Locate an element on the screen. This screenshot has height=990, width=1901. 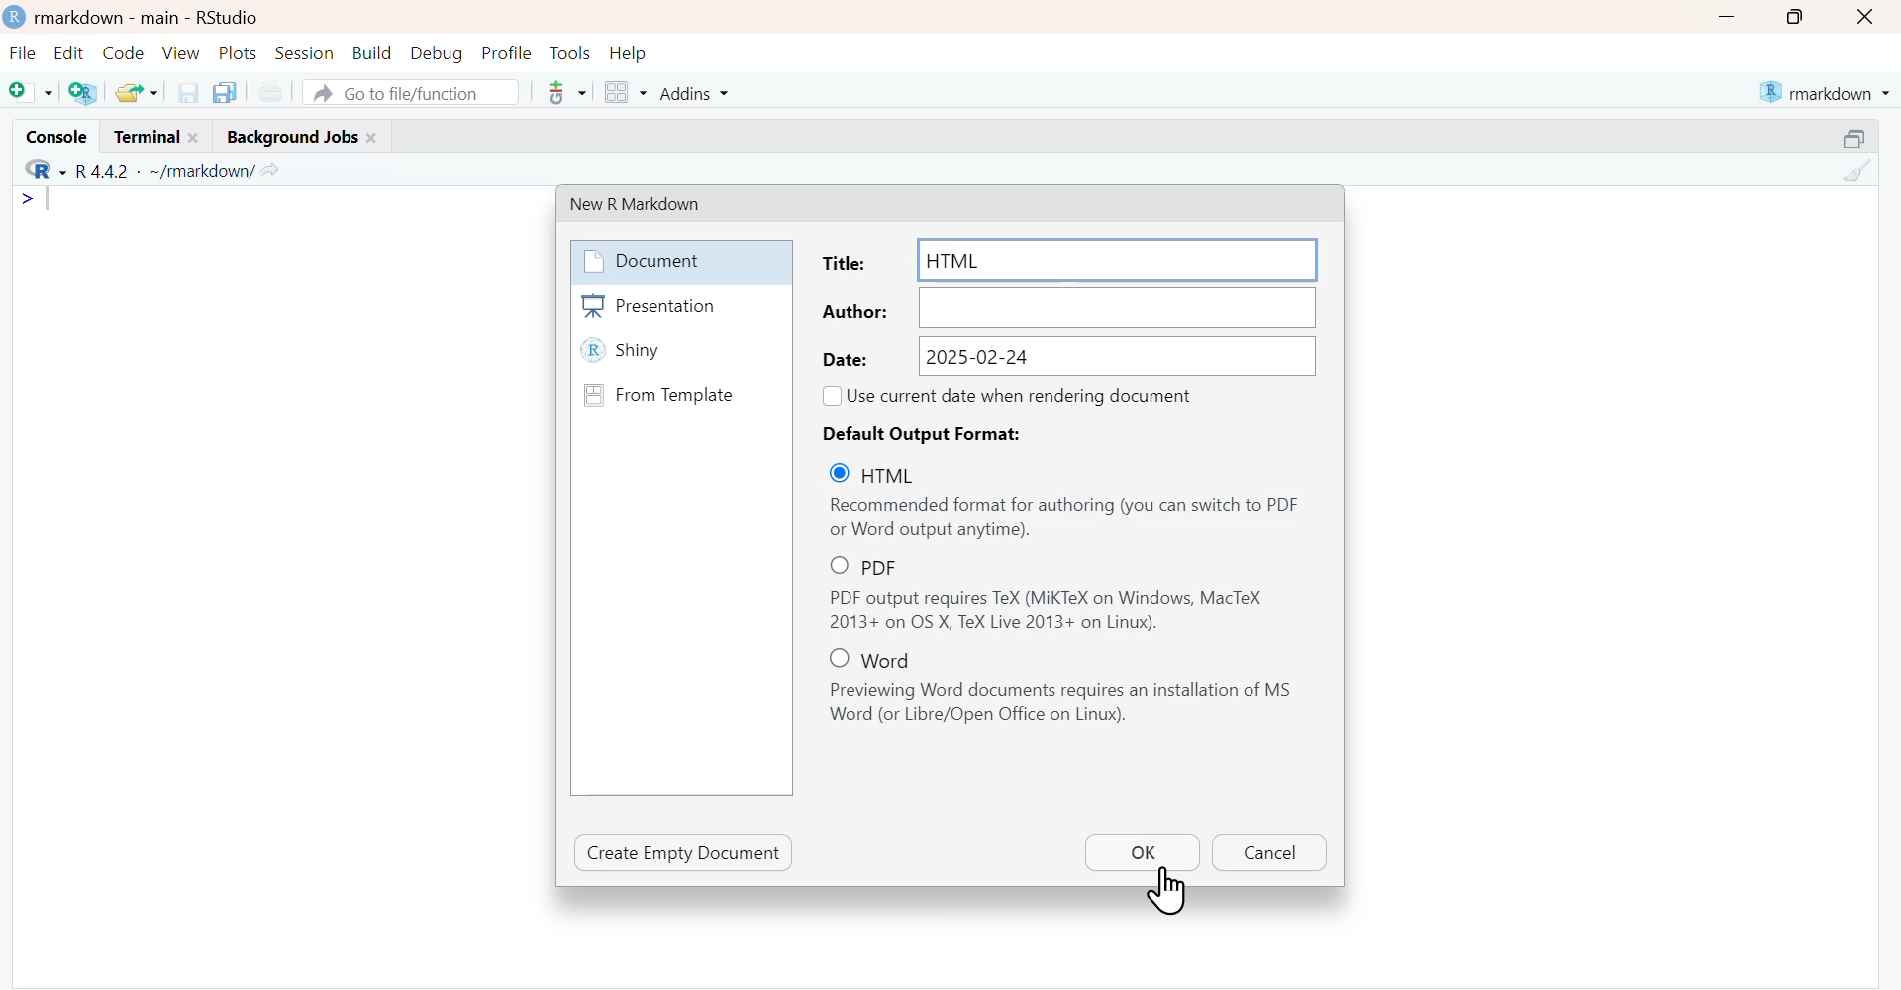
Profile is located at coordinates (506, 54).